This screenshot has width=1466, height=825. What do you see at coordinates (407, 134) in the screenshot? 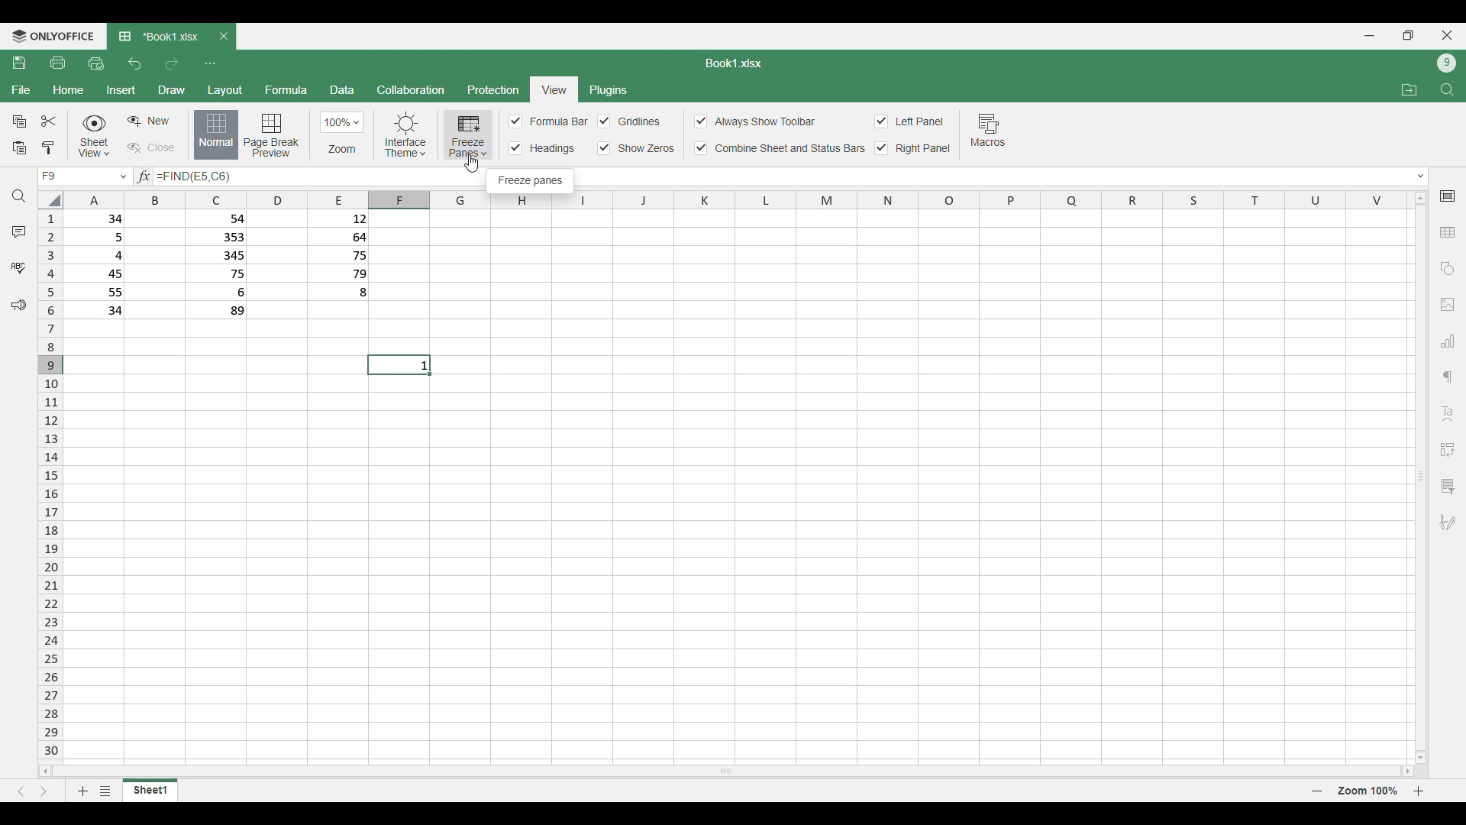
I see `Interface theme options` at bounding box center [407, 134].